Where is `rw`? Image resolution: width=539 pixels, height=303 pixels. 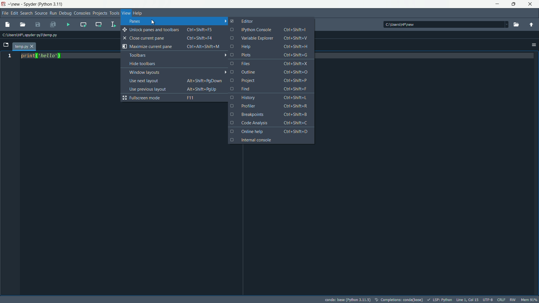 rw is located at coordinates (513, 300).